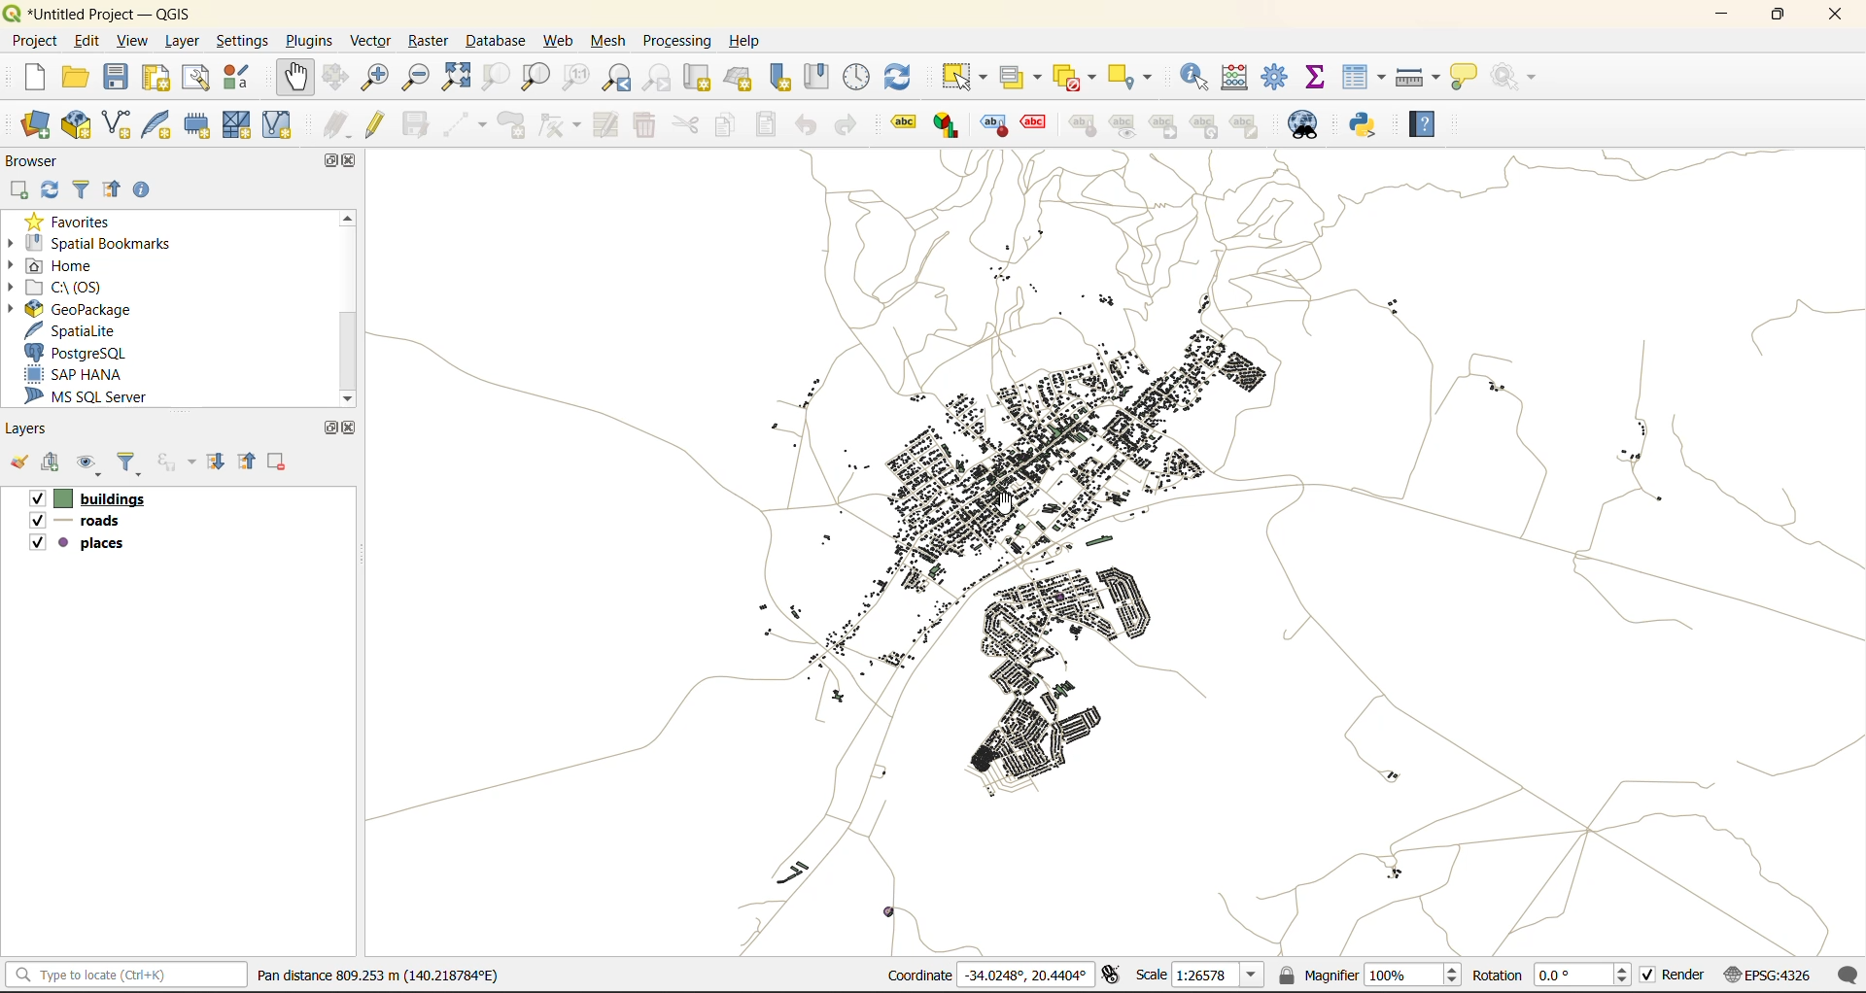 The image size is (1866, 993). I want to click on toggle edits, so click(374, 122).